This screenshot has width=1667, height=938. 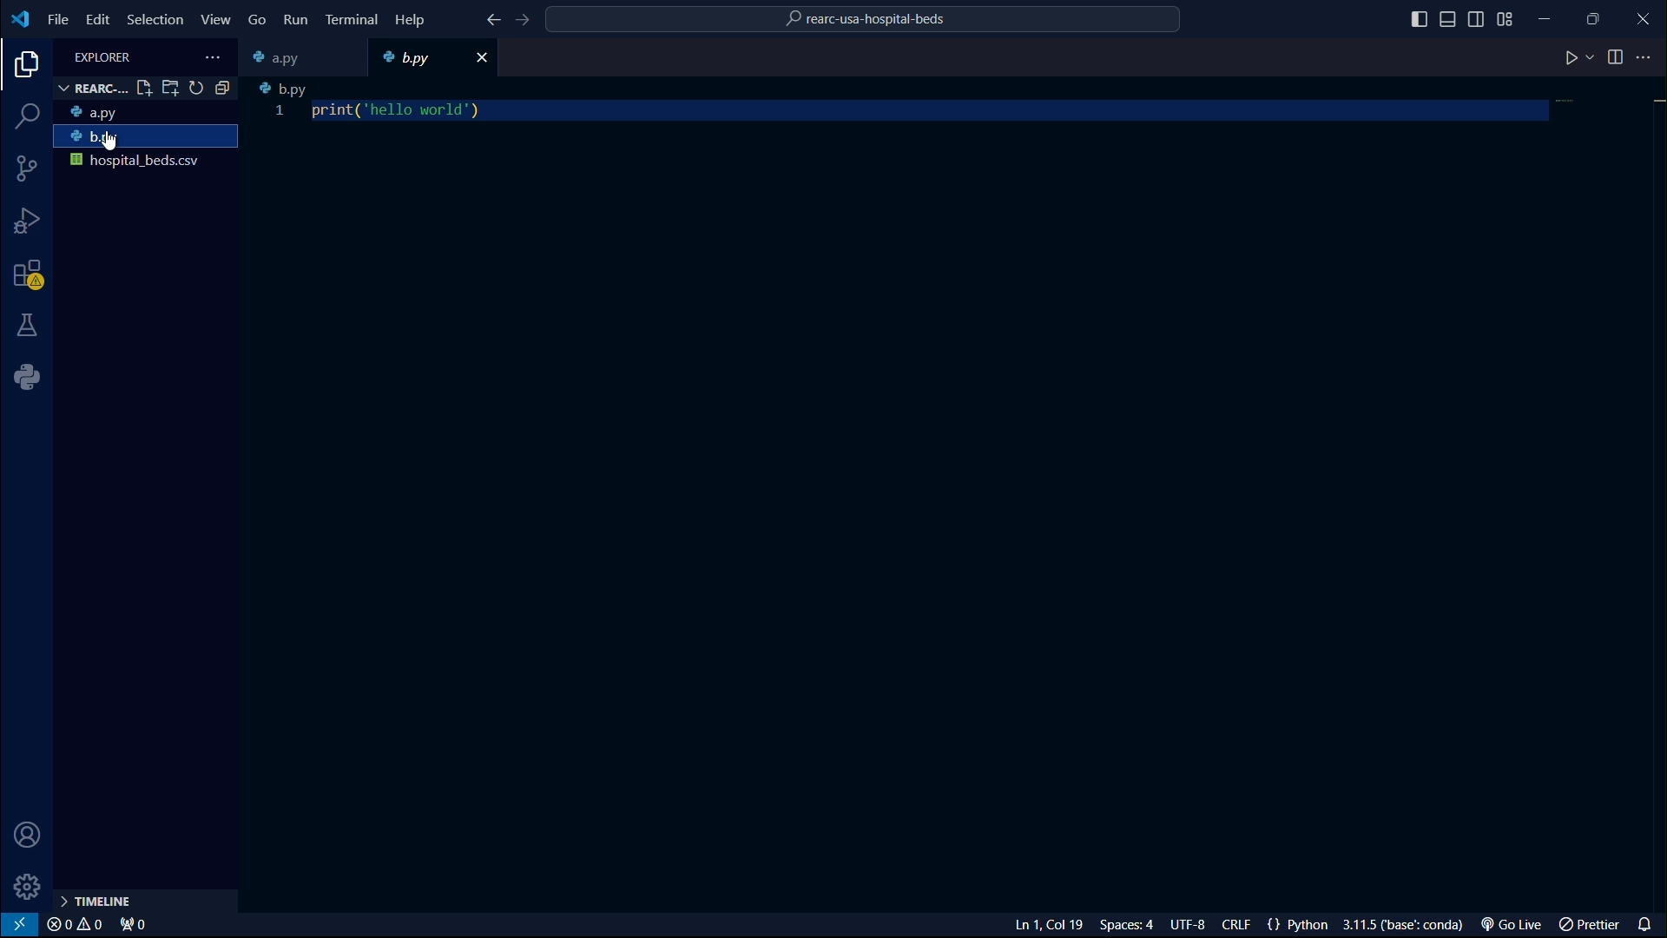 What do you see at coordinates (102, 54) in the screenshot?
I see `EXPLORER` at bounding box center [102, 54].